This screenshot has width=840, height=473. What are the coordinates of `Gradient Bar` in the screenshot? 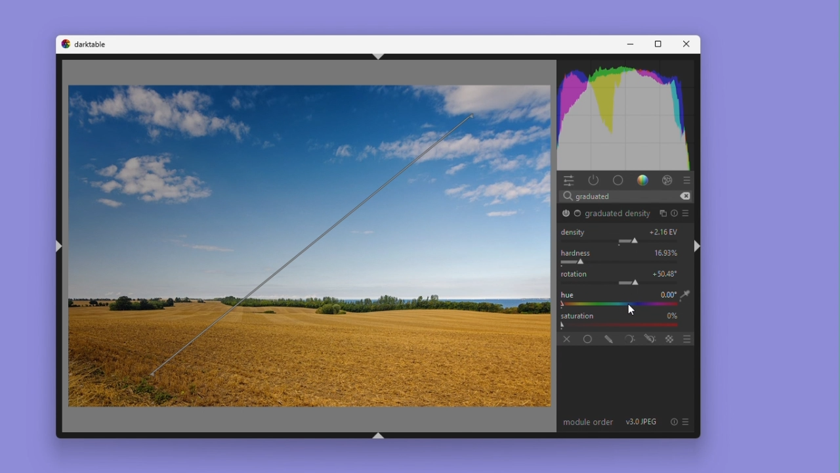 It's located at (617, 325).